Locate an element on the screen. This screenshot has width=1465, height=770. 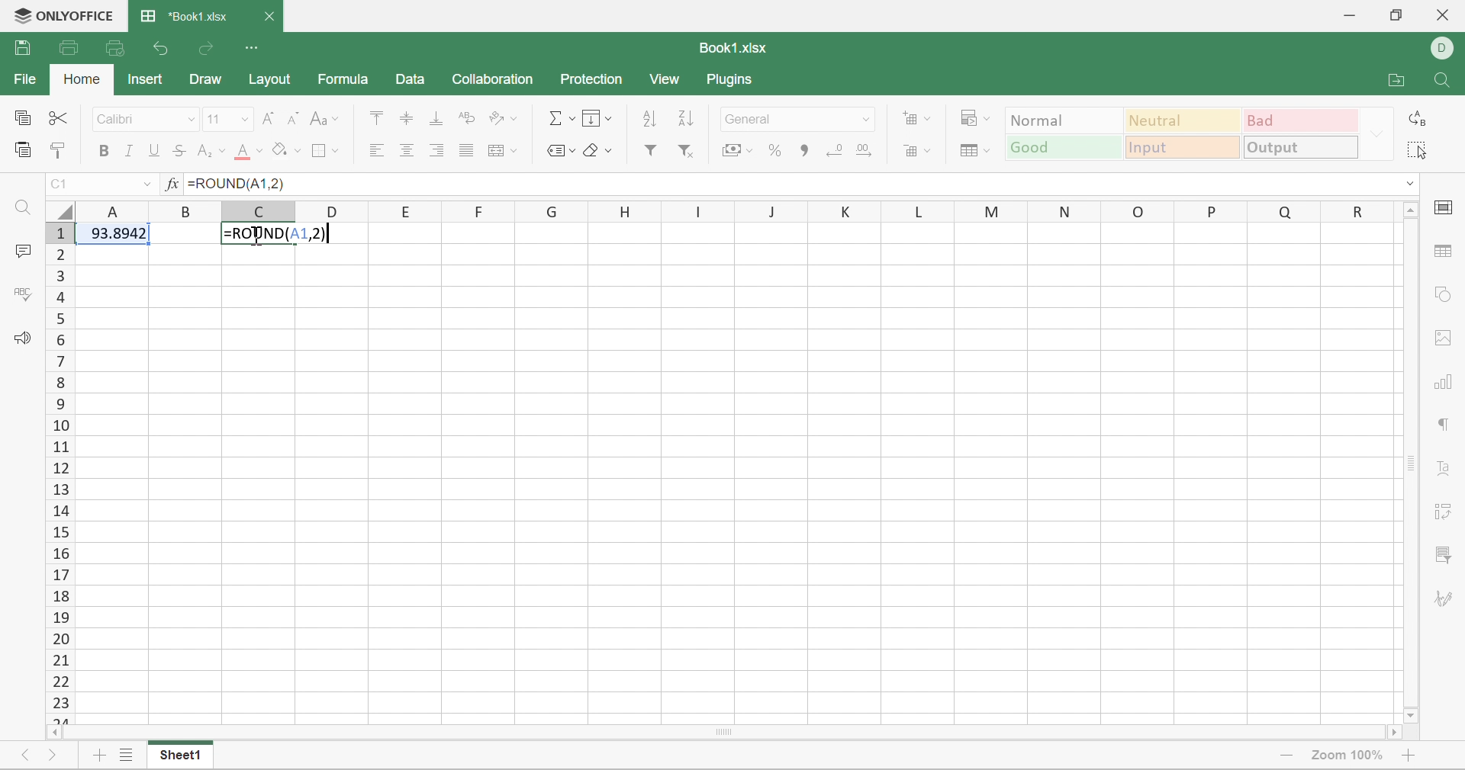
Output is located at coordinates (1300, 147).